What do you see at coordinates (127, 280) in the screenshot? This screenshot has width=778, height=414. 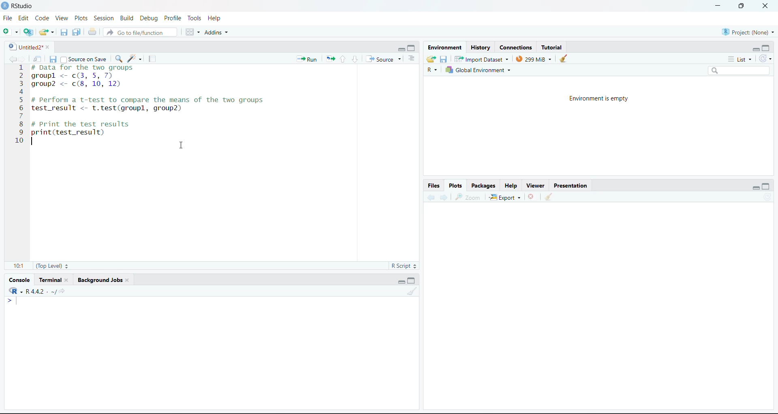 I see `close` at bounding box center [127, 280].